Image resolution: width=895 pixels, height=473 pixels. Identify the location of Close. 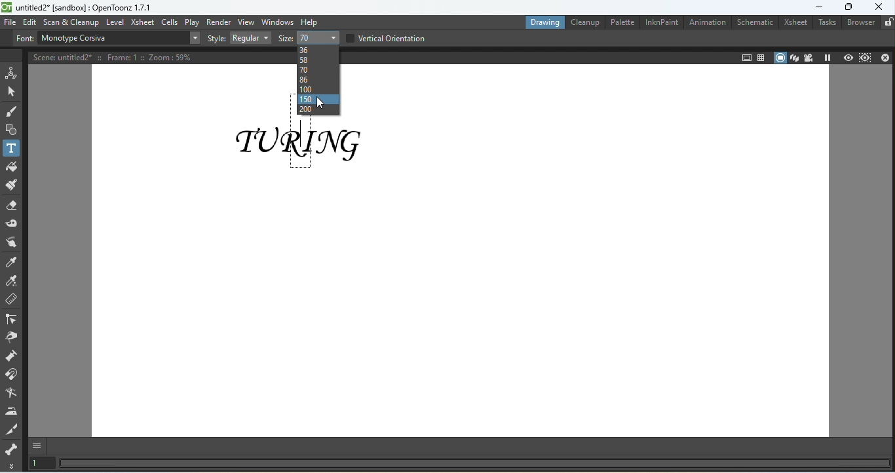
(885, 57).